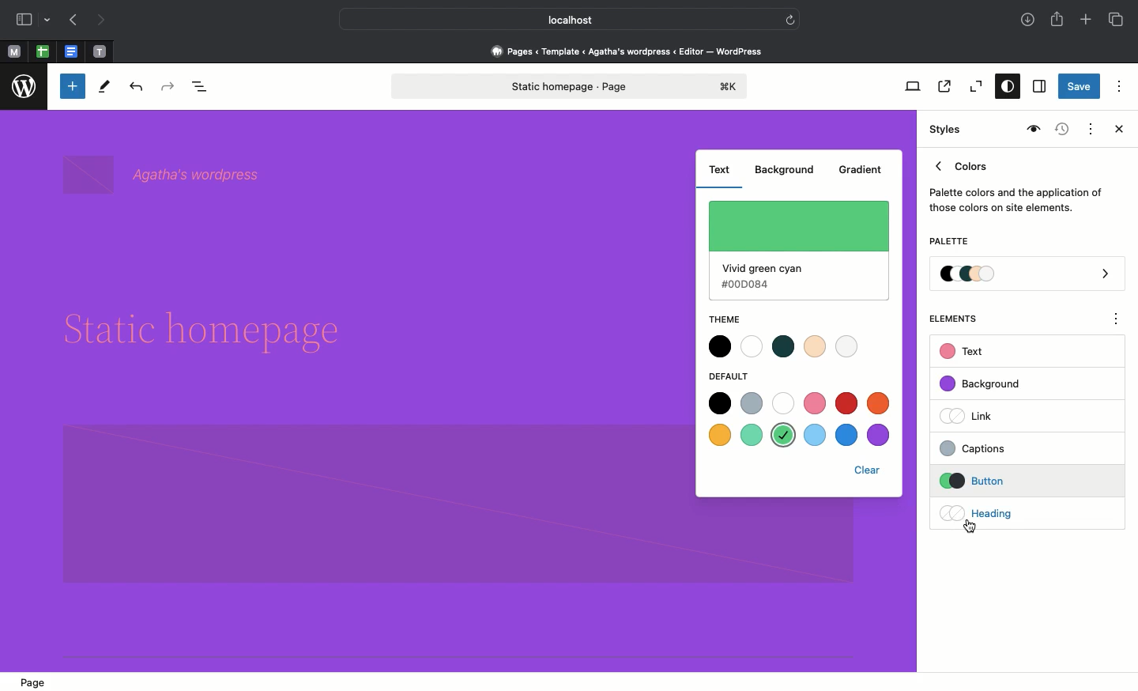 The width and height of the screenshot is (1138, 691). I want to click on Pinned tab, so click(13, 52).